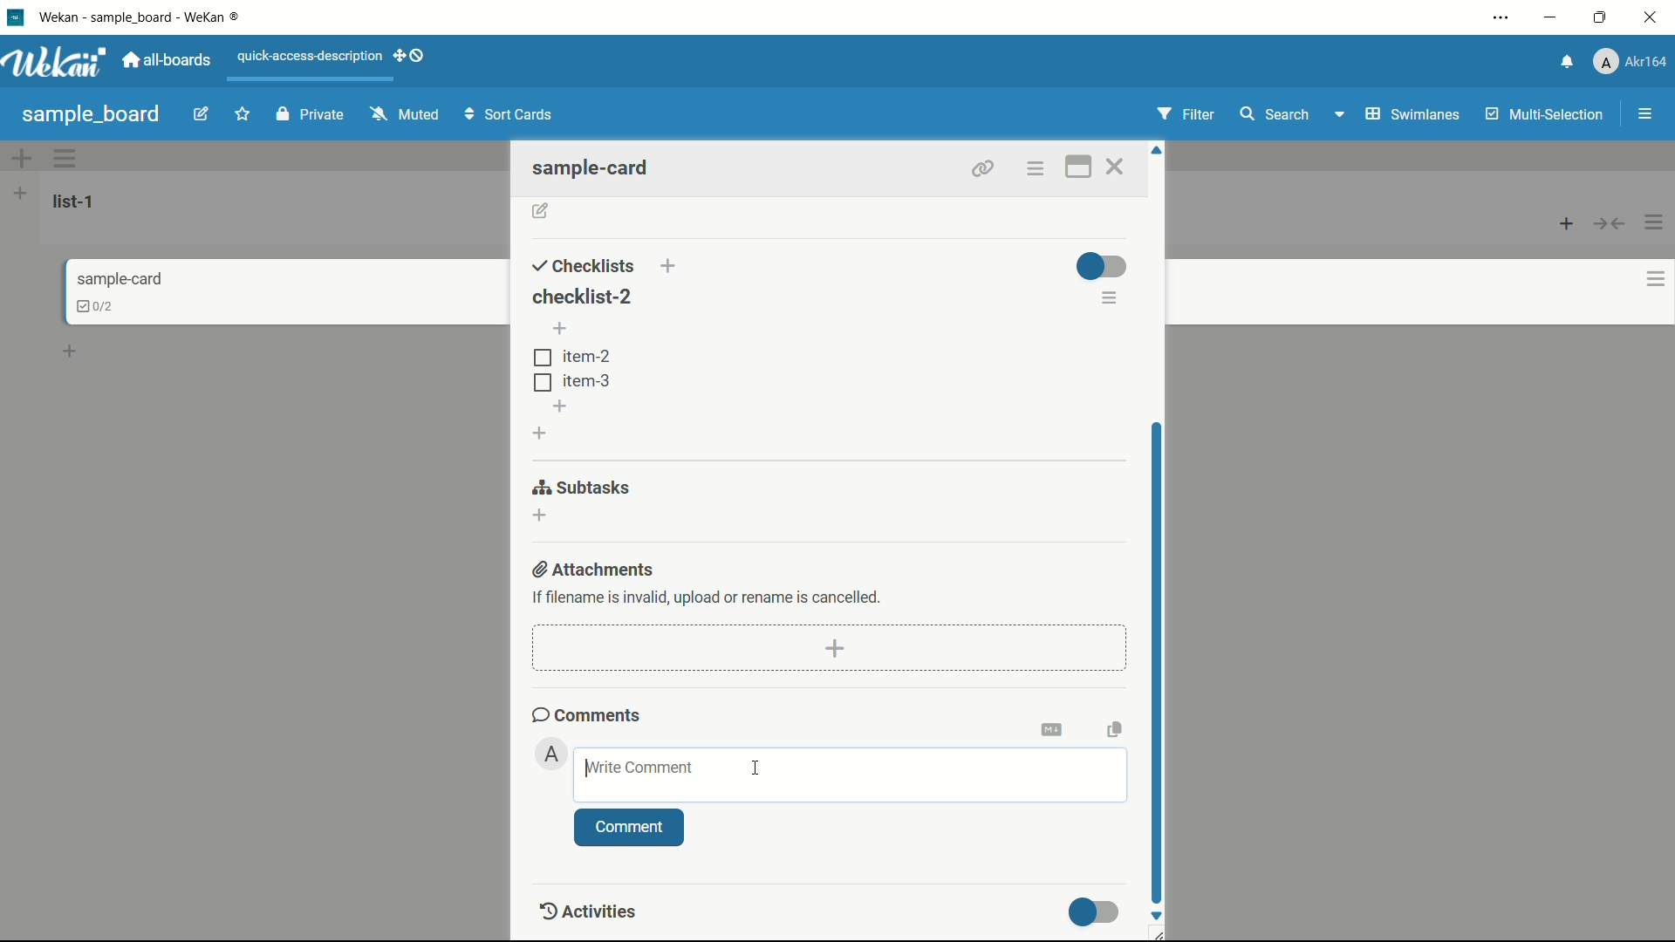  I want to click on add list, so click(20, 194).